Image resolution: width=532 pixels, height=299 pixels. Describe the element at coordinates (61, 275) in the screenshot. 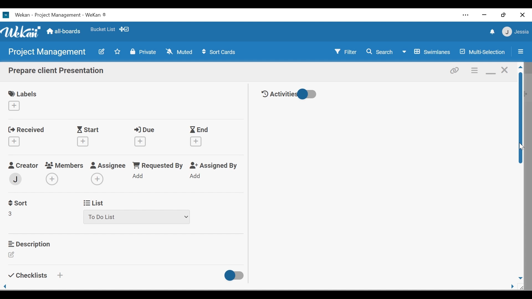

I see `Create a checklist` at that location.